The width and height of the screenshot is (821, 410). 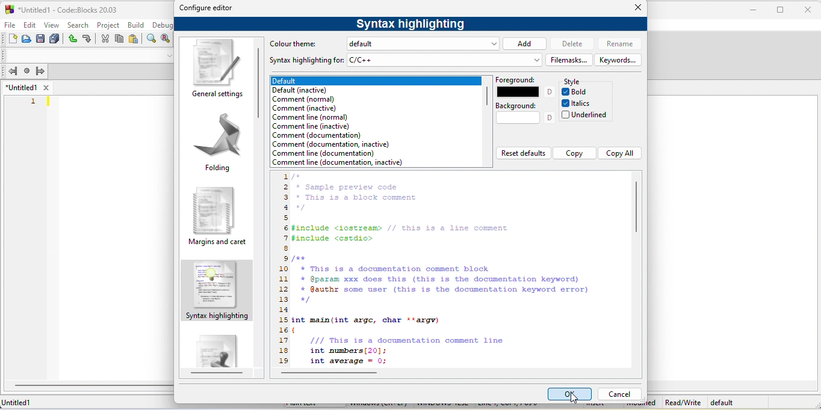 What do you see at coordinates (87, 38) in the screenshot?
I see `redo` at bounding box center [87, 38].